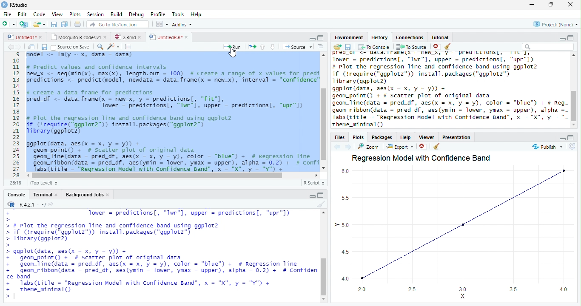  What do you see at coordinates (562, 40) in the screenshot?
I see `Minimize` at bounding box center [562, 40].